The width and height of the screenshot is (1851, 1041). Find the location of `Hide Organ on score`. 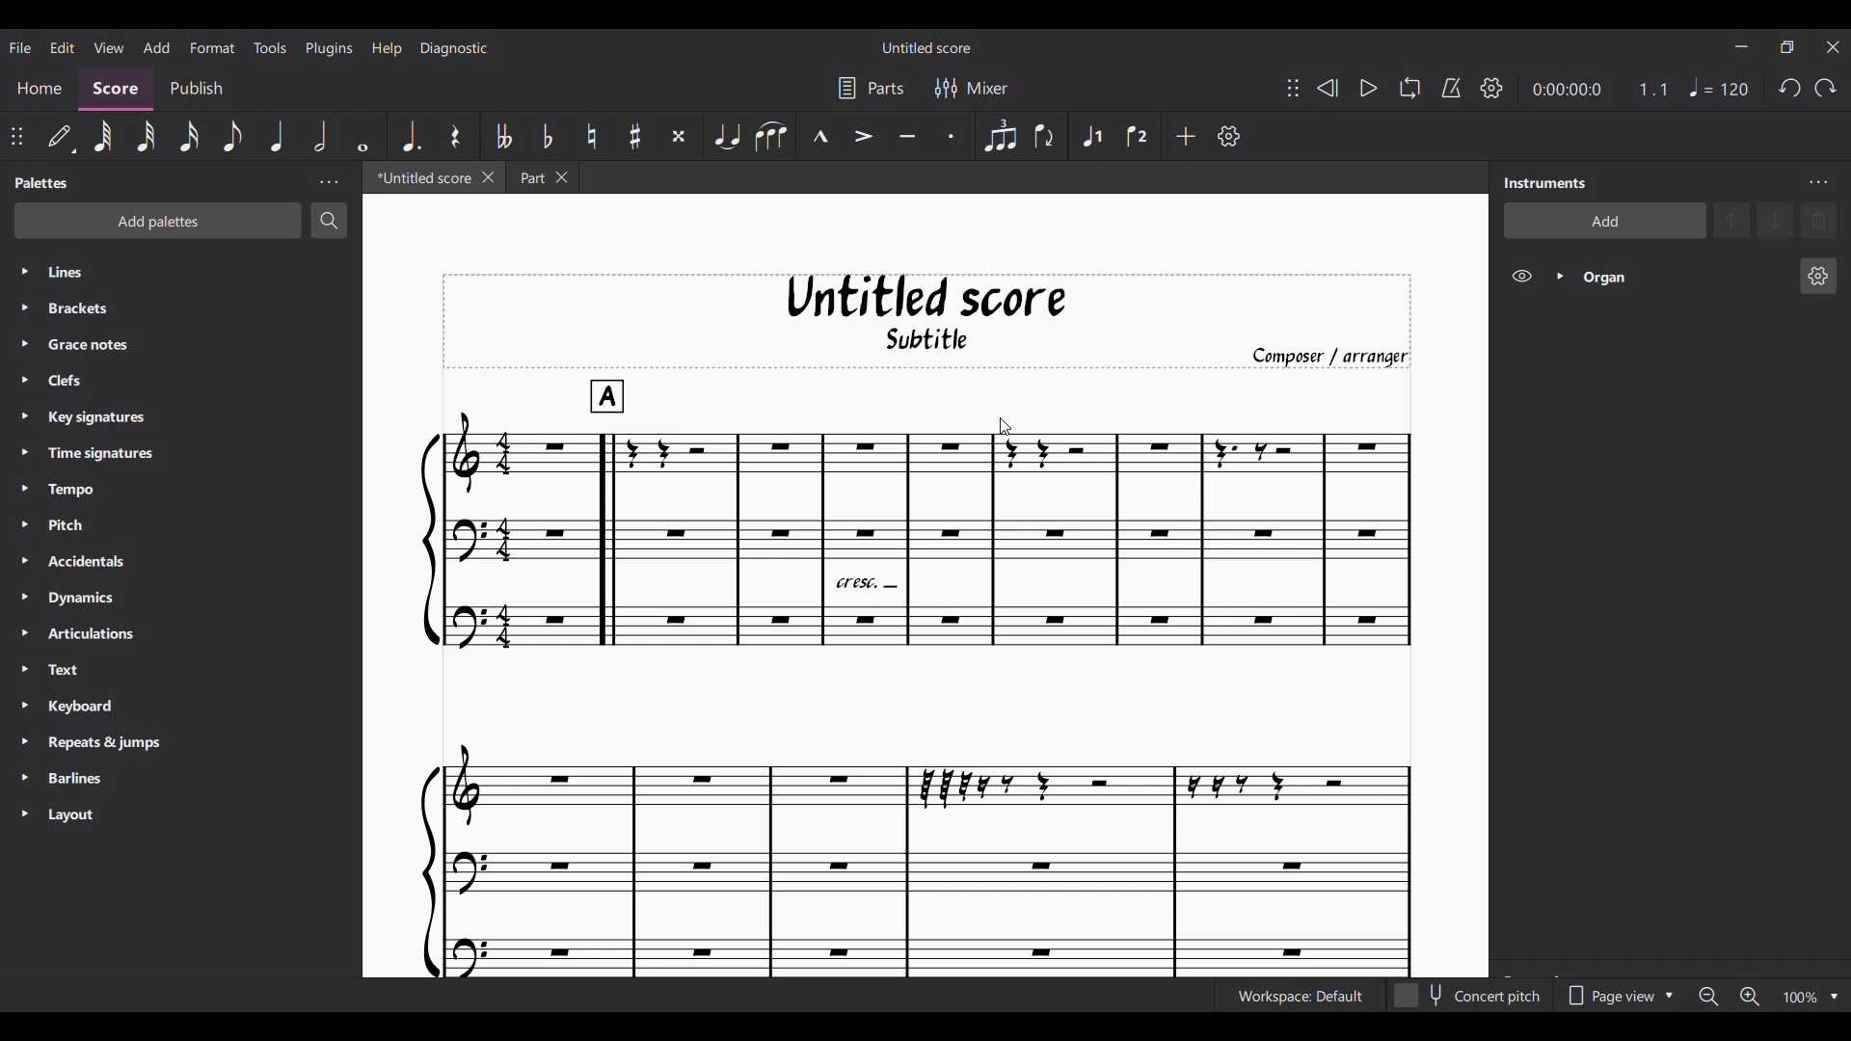

Hide Organ on score is located at coordinates (1521, 276).